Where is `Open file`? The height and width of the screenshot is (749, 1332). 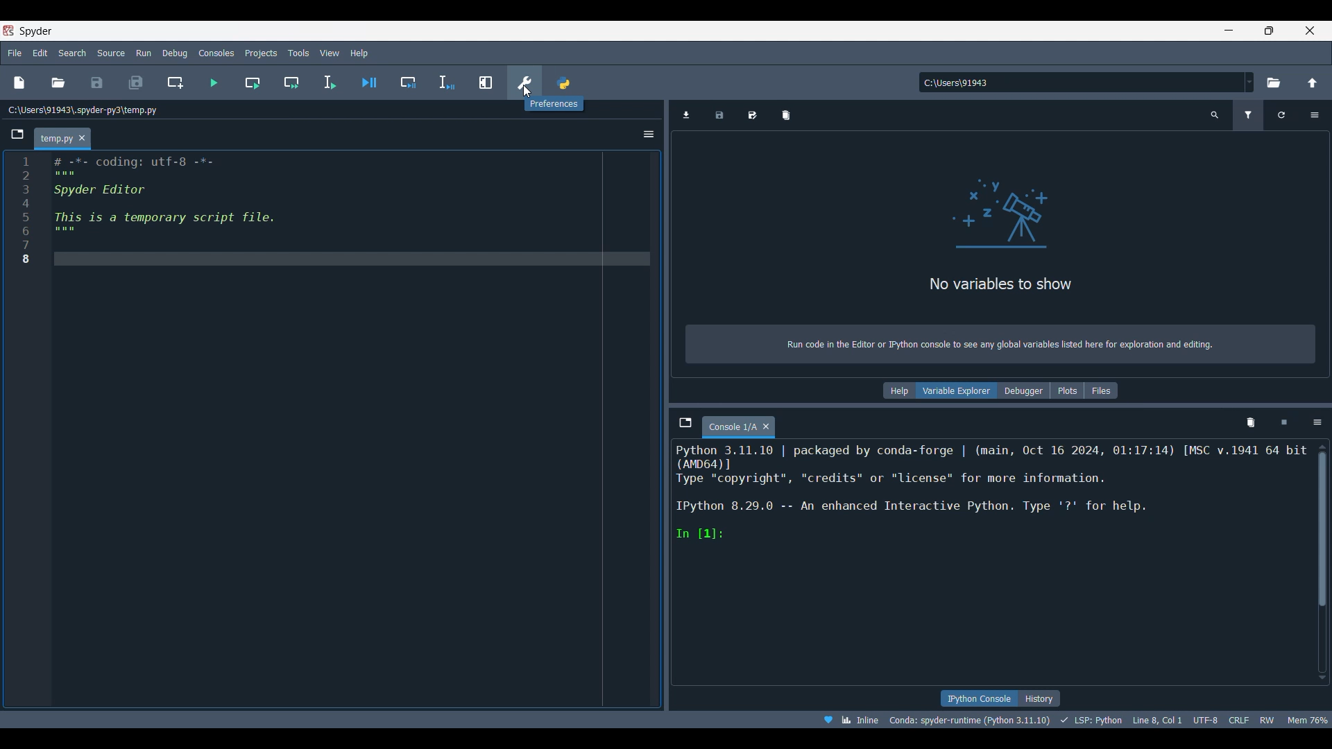 Open file is located at coordinates (58, 83).